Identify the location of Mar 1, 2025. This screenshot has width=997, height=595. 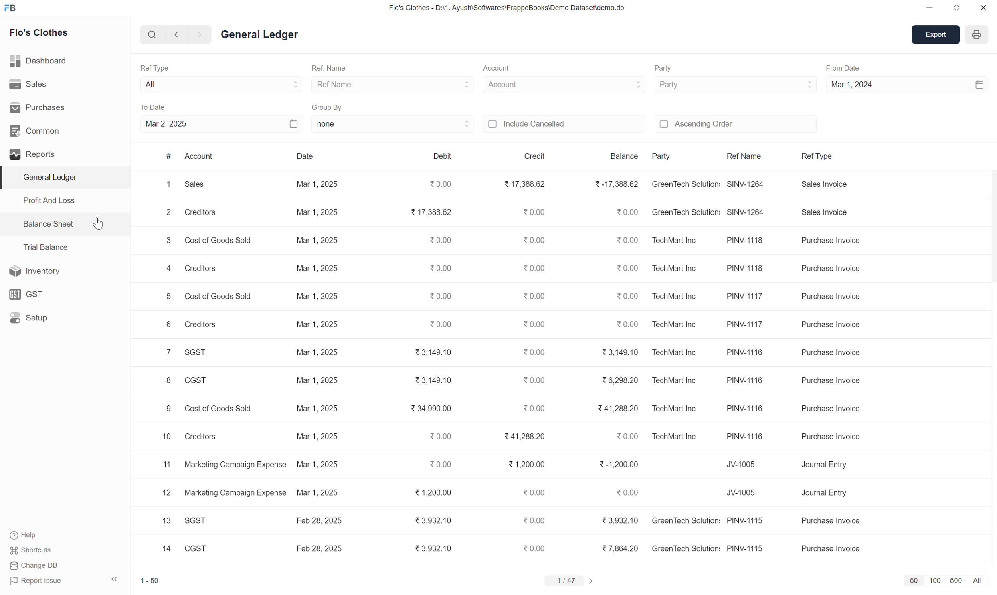
(319, 185).